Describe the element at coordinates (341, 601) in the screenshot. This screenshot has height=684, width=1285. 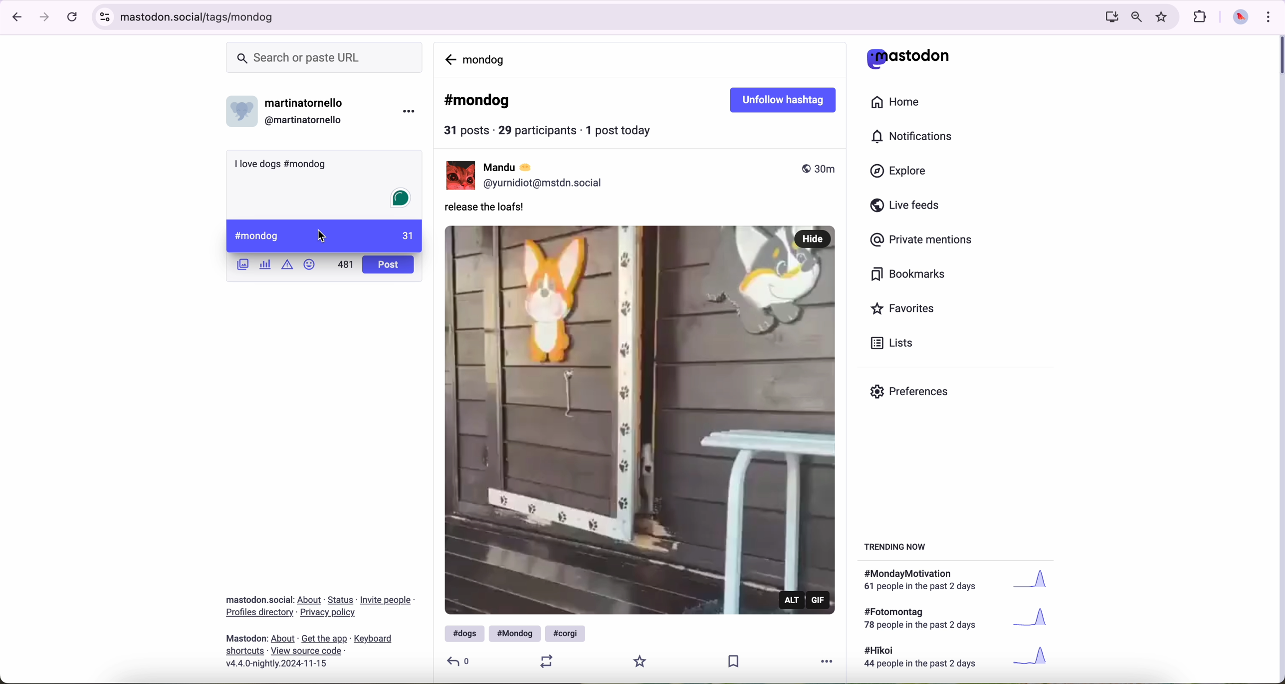
I see `link` at that location.